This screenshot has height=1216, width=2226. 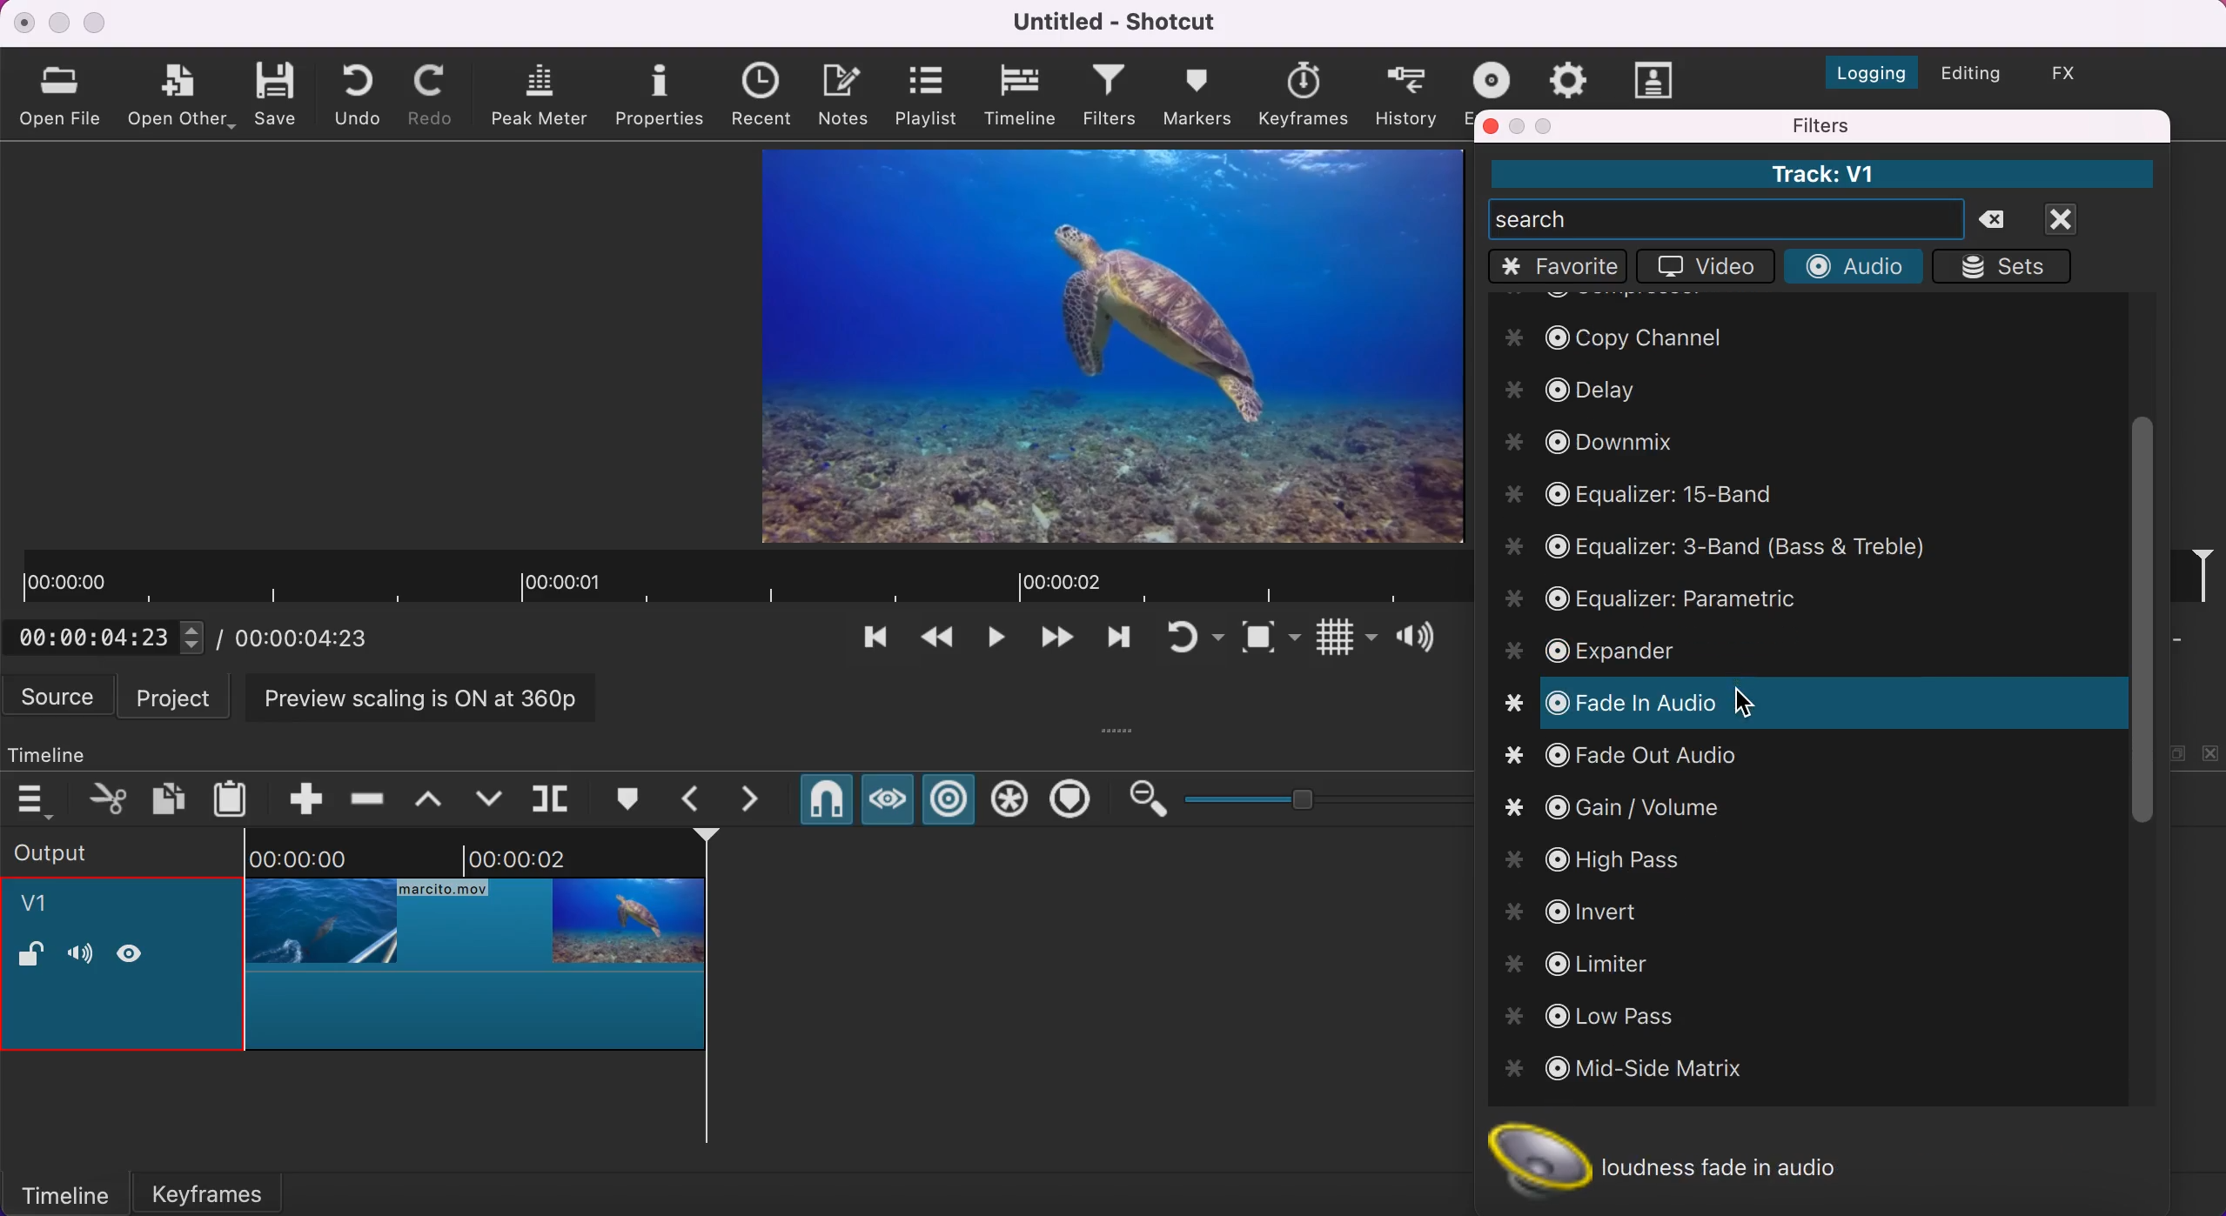 I want to click on hide, so click(x=137, y=952).